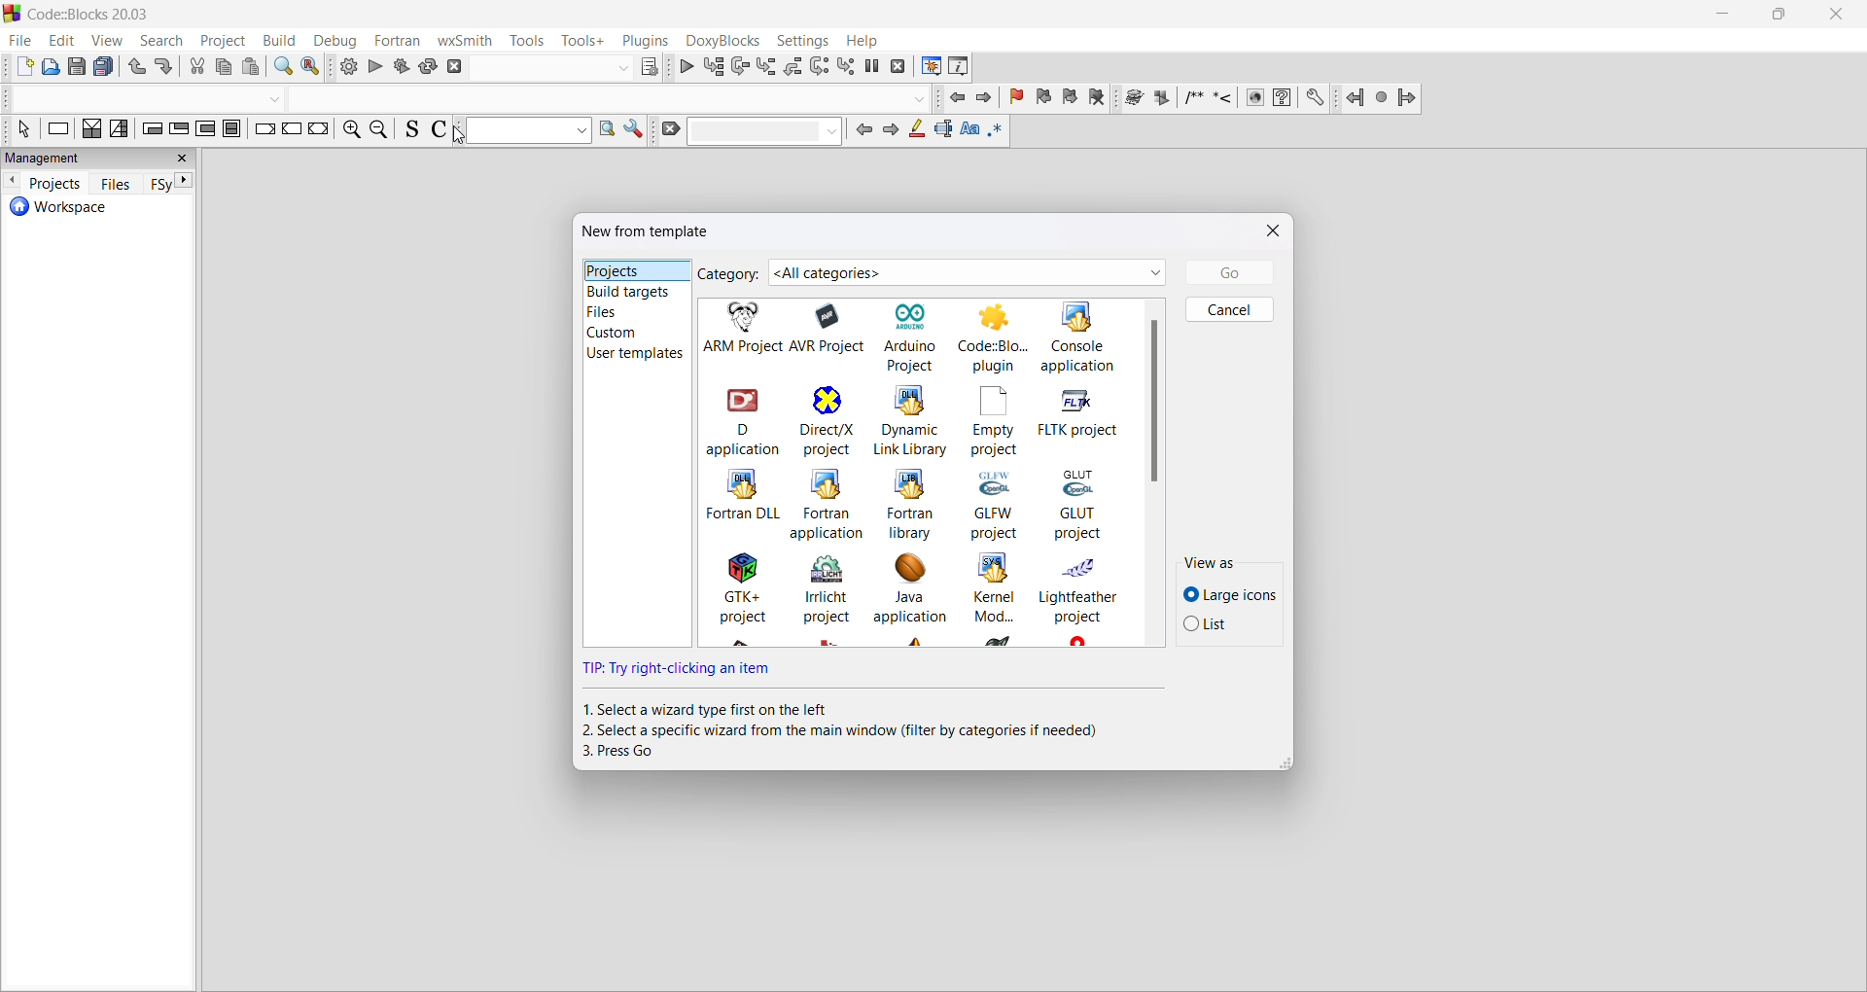 Image resolution: width=1867 pixels, height=992 pixels. I want to click on Insert comment block, so click(1194, 98).